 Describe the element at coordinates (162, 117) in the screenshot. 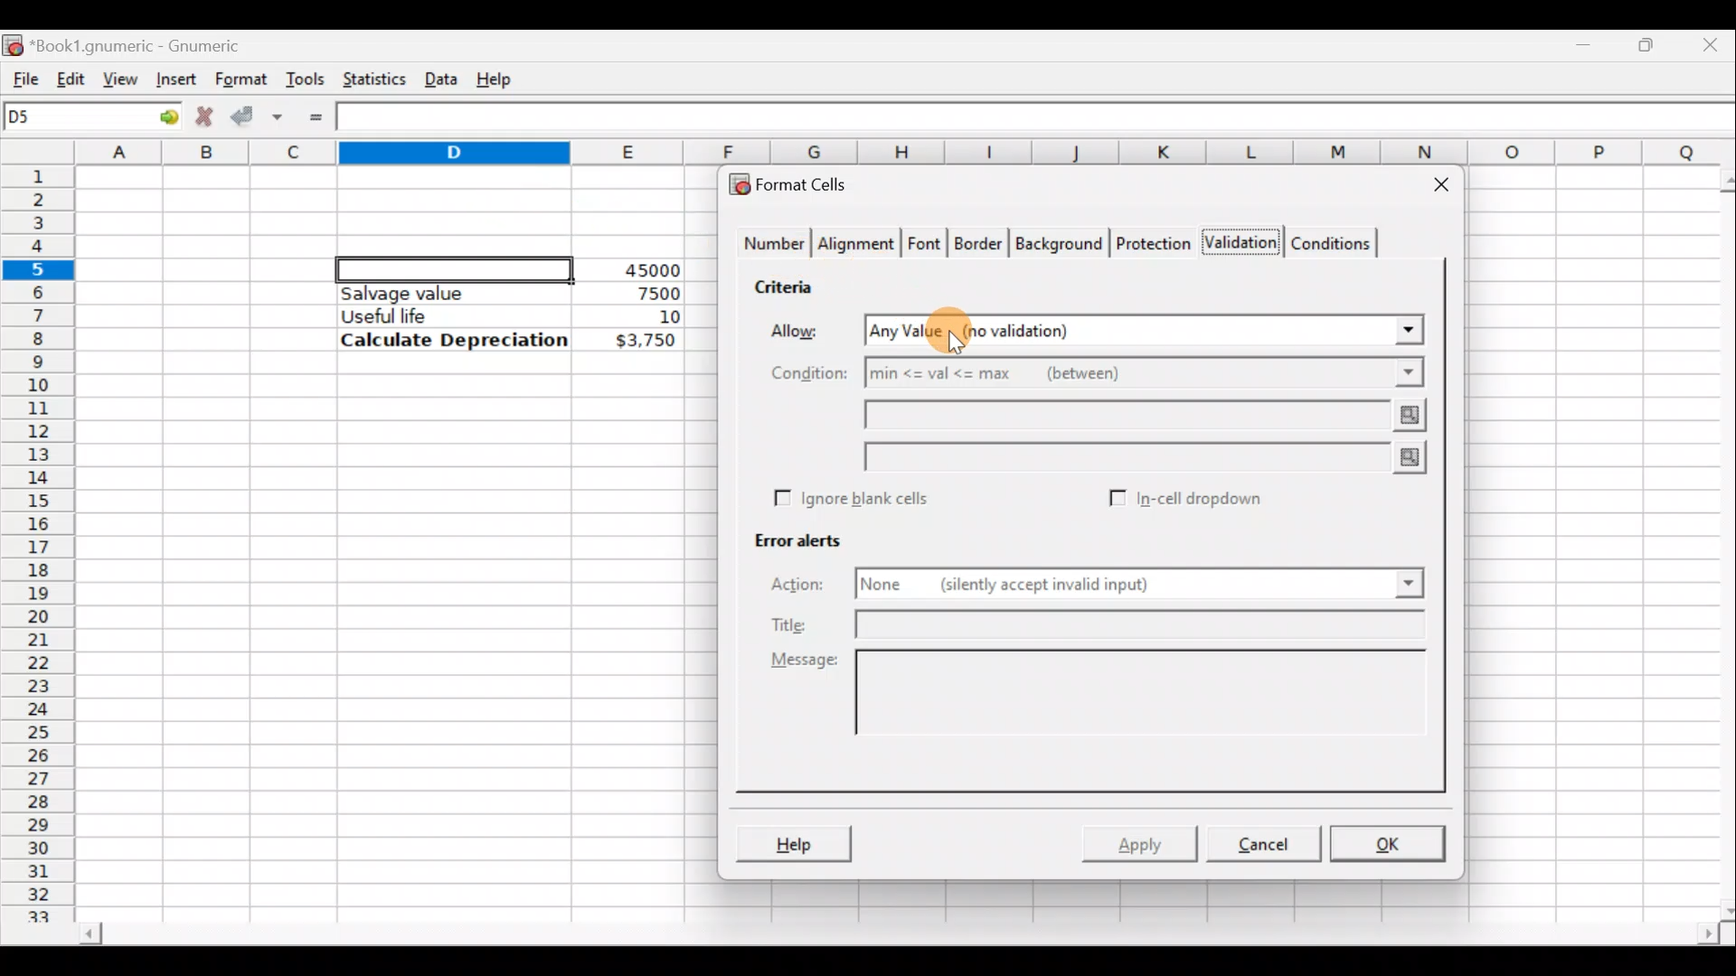

I see `Go to` at that location.